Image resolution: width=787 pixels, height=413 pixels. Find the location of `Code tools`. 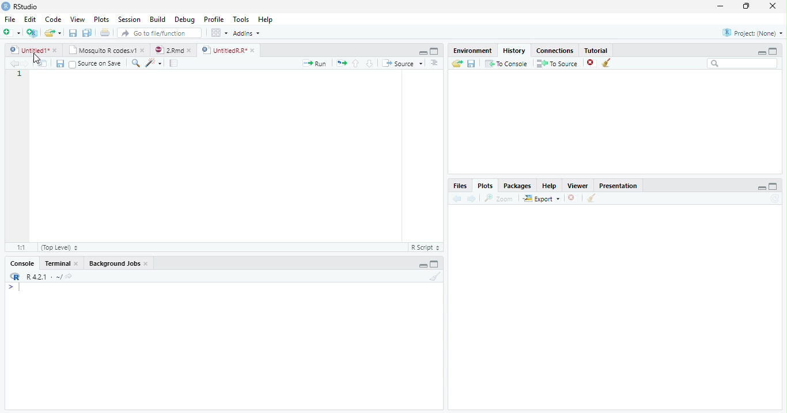

Code tools is located at coordinates (154, 63).